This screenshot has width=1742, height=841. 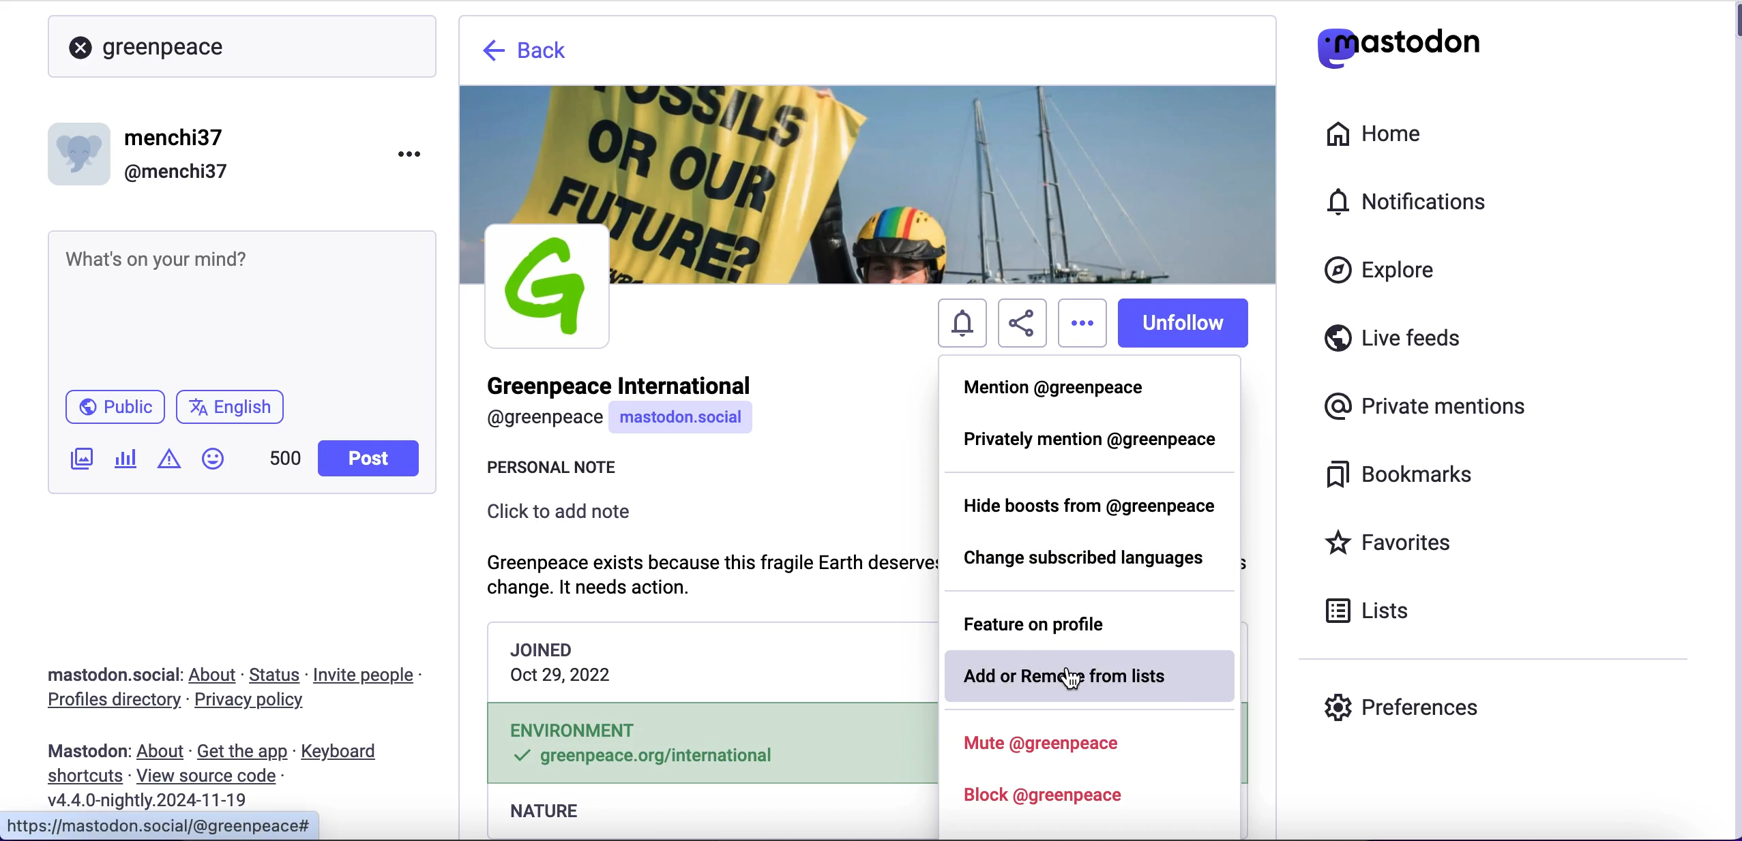 What do you see at coordinates (959, 324) in the screenshot?
I see `notifications` at bounding box center [959, 324].